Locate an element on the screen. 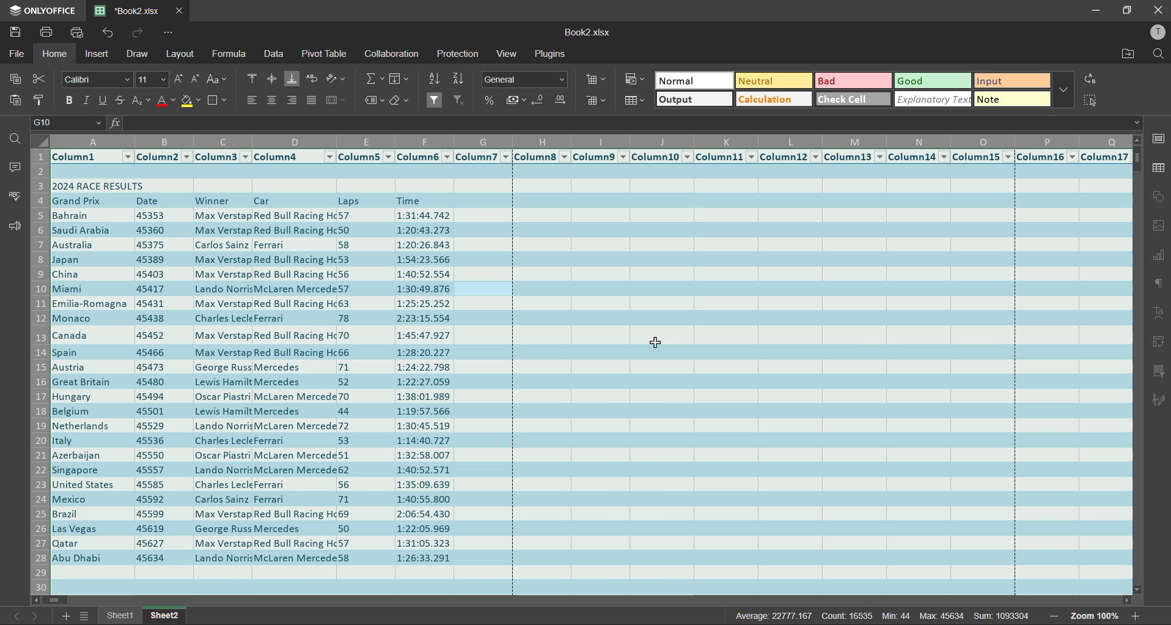 Image resolution: width=1171 pixels, height=625 pixels. named ranges is located at coordinates (376, 100).